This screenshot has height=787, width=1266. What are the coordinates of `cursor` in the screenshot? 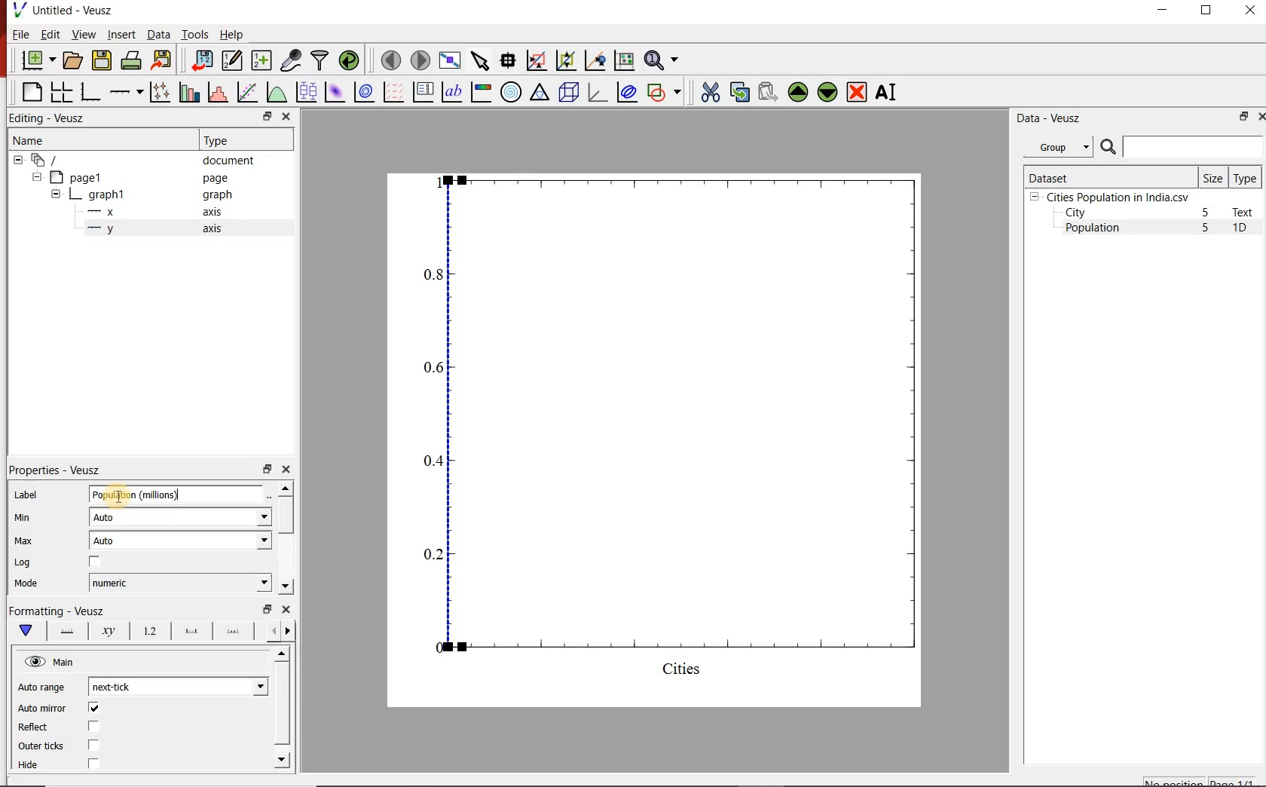 It's located at (112, 491).